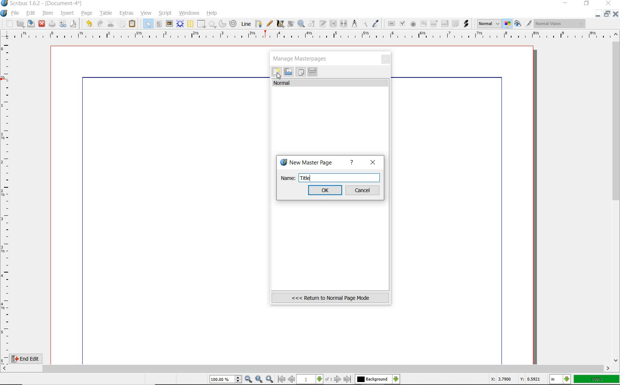 The image size is (620, 385). Describe the element at coordinates (616, 14) in the screenshot. I see `close` at that location.